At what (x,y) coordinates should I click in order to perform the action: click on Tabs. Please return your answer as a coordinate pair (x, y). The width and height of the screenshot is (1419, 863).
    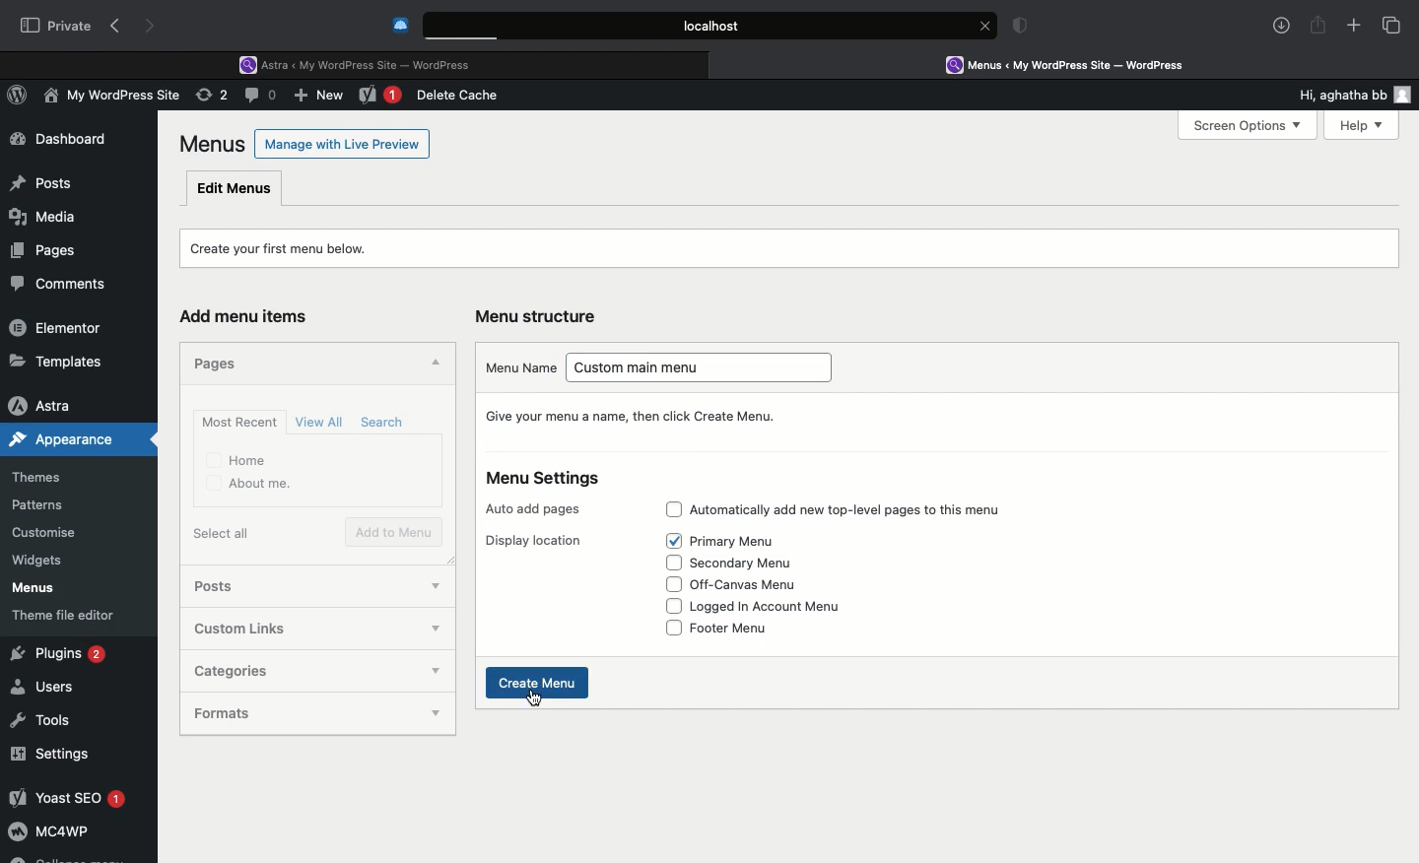
    Looking at the image, I should click on (1392, 25).